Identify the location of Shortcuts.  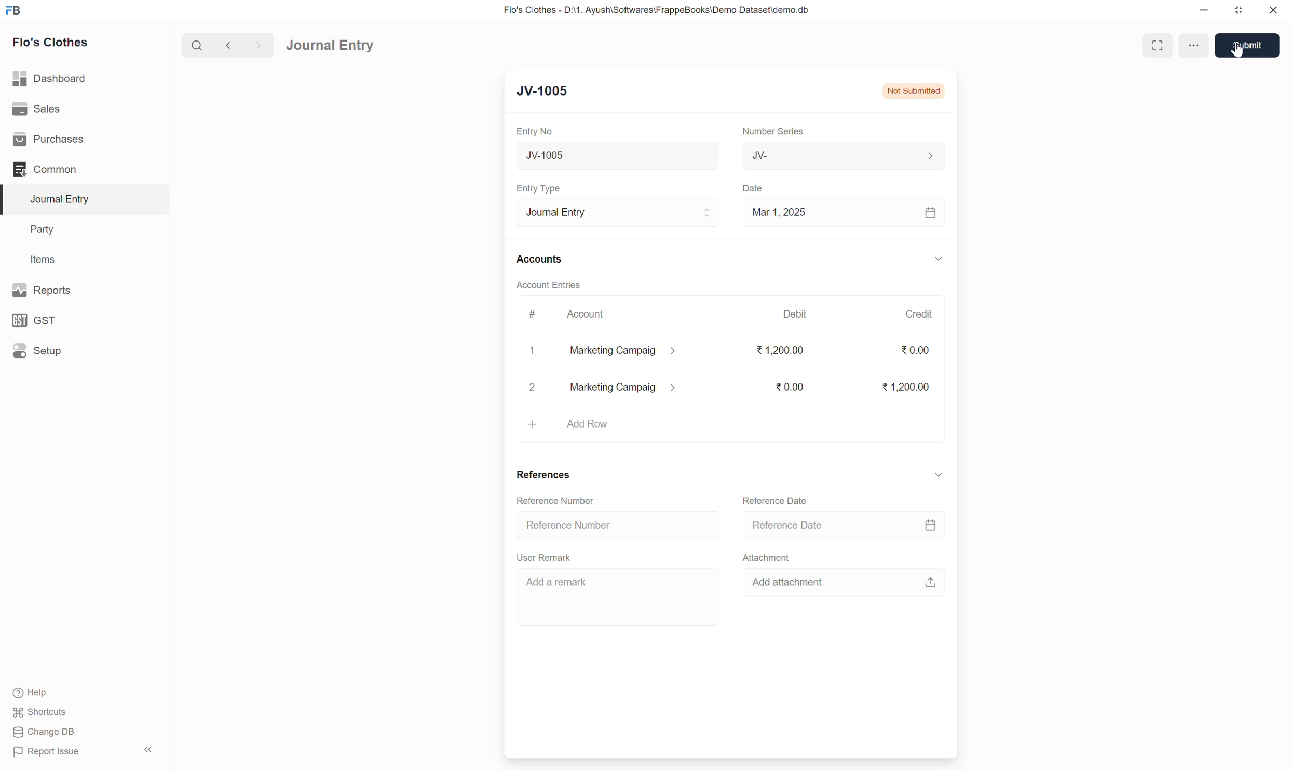
(44, 712).